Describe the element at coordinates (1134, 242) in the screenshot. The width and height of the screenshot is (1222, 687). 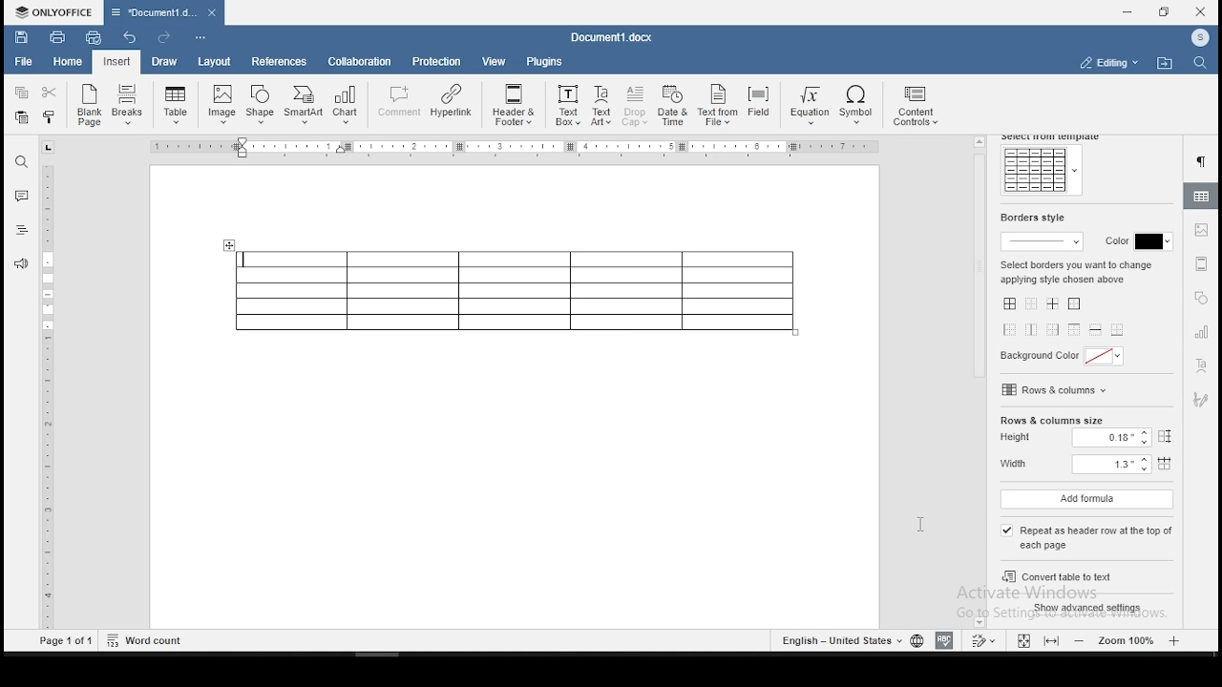
I see `color` at that location.